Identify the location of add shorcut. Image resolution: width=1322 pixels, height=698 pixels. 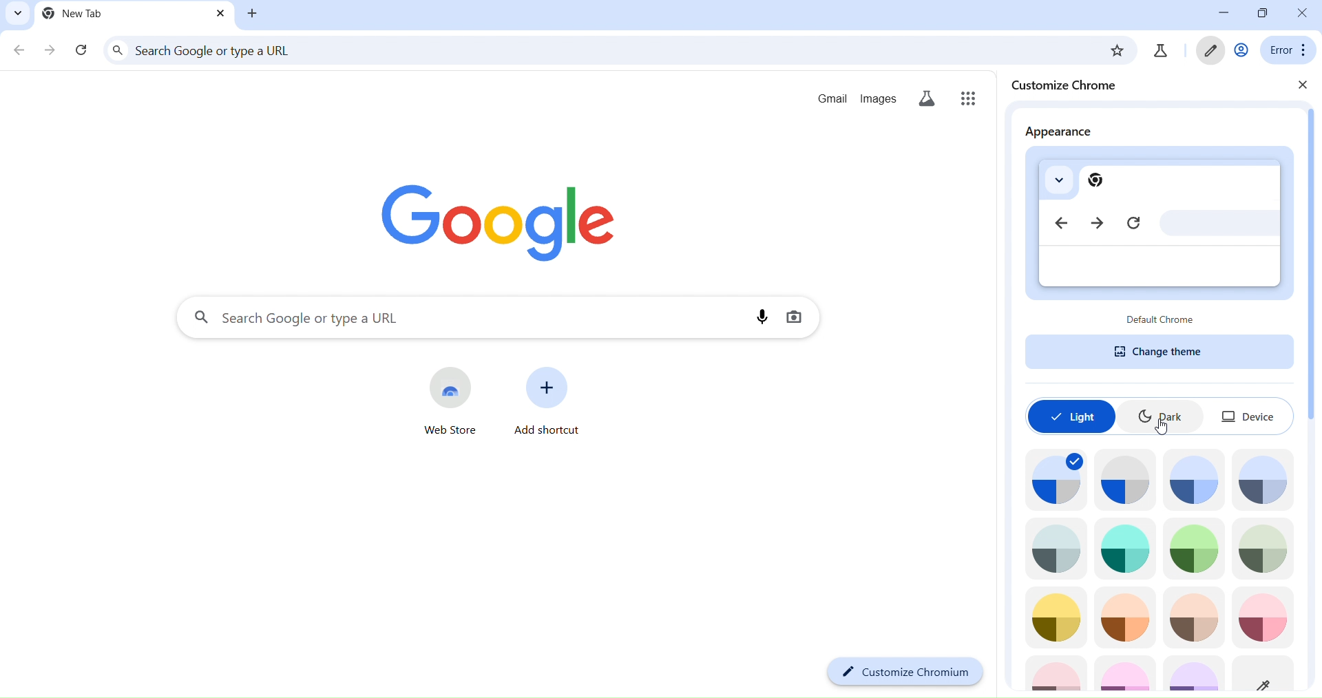
(547, 401).